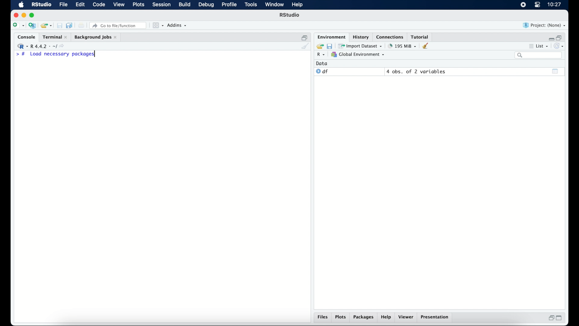 Image resolution: width=579 pixels, height=326 pixels. I want to click on console, so click(25, 37).